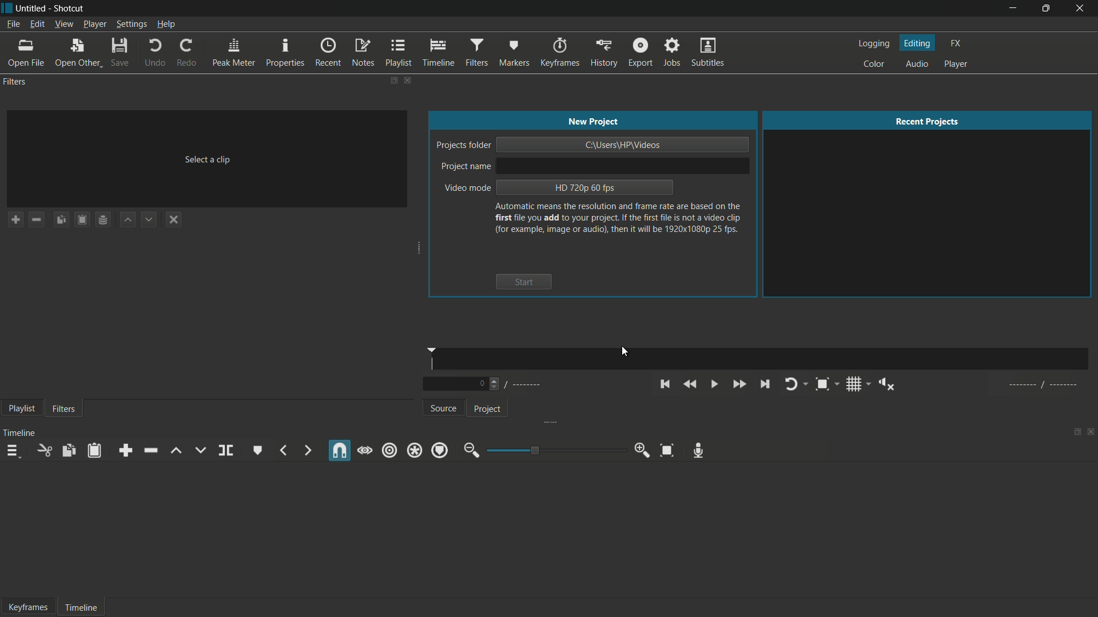 This screenshot has width=1098, height=617. I want to click on zoom timeline to fit, so click(667, 450).